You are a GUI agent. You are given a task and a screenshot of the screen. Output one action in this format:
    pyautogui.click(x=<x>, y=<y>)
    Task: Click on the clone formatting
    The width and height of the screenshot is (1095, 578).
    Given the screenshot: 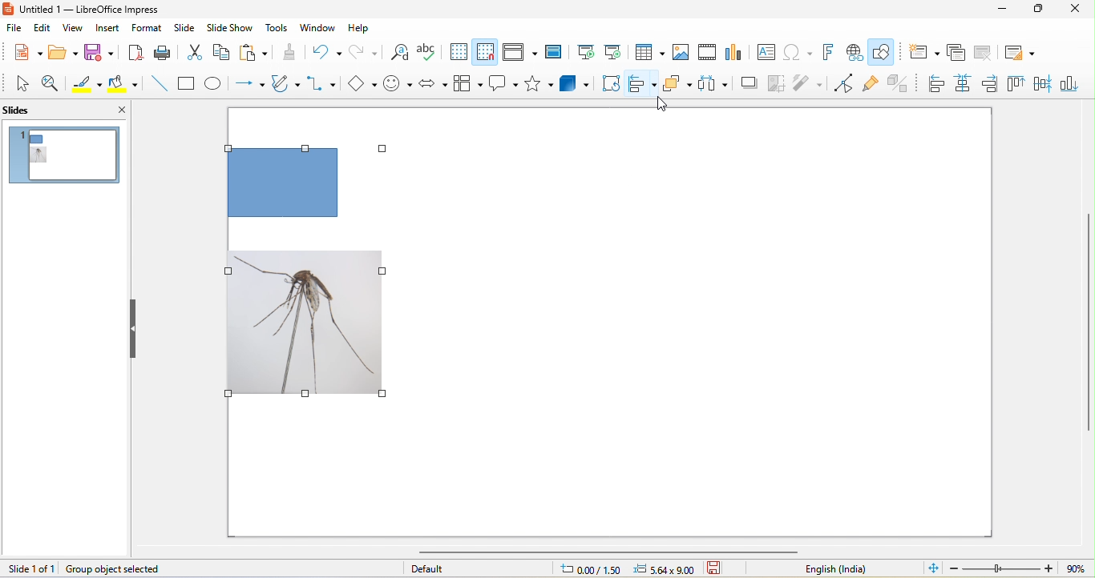 What is the action you would take?
    pyautogui.click(x=288, y=53)
    